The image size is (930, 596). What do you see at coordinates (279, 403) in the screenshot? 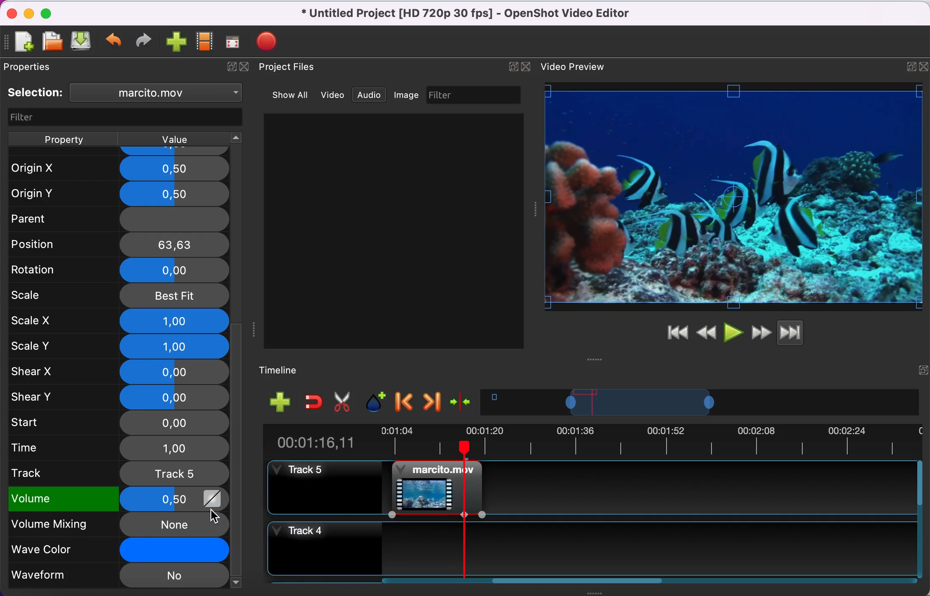
I see `add track` at bounding box center [279, 403].